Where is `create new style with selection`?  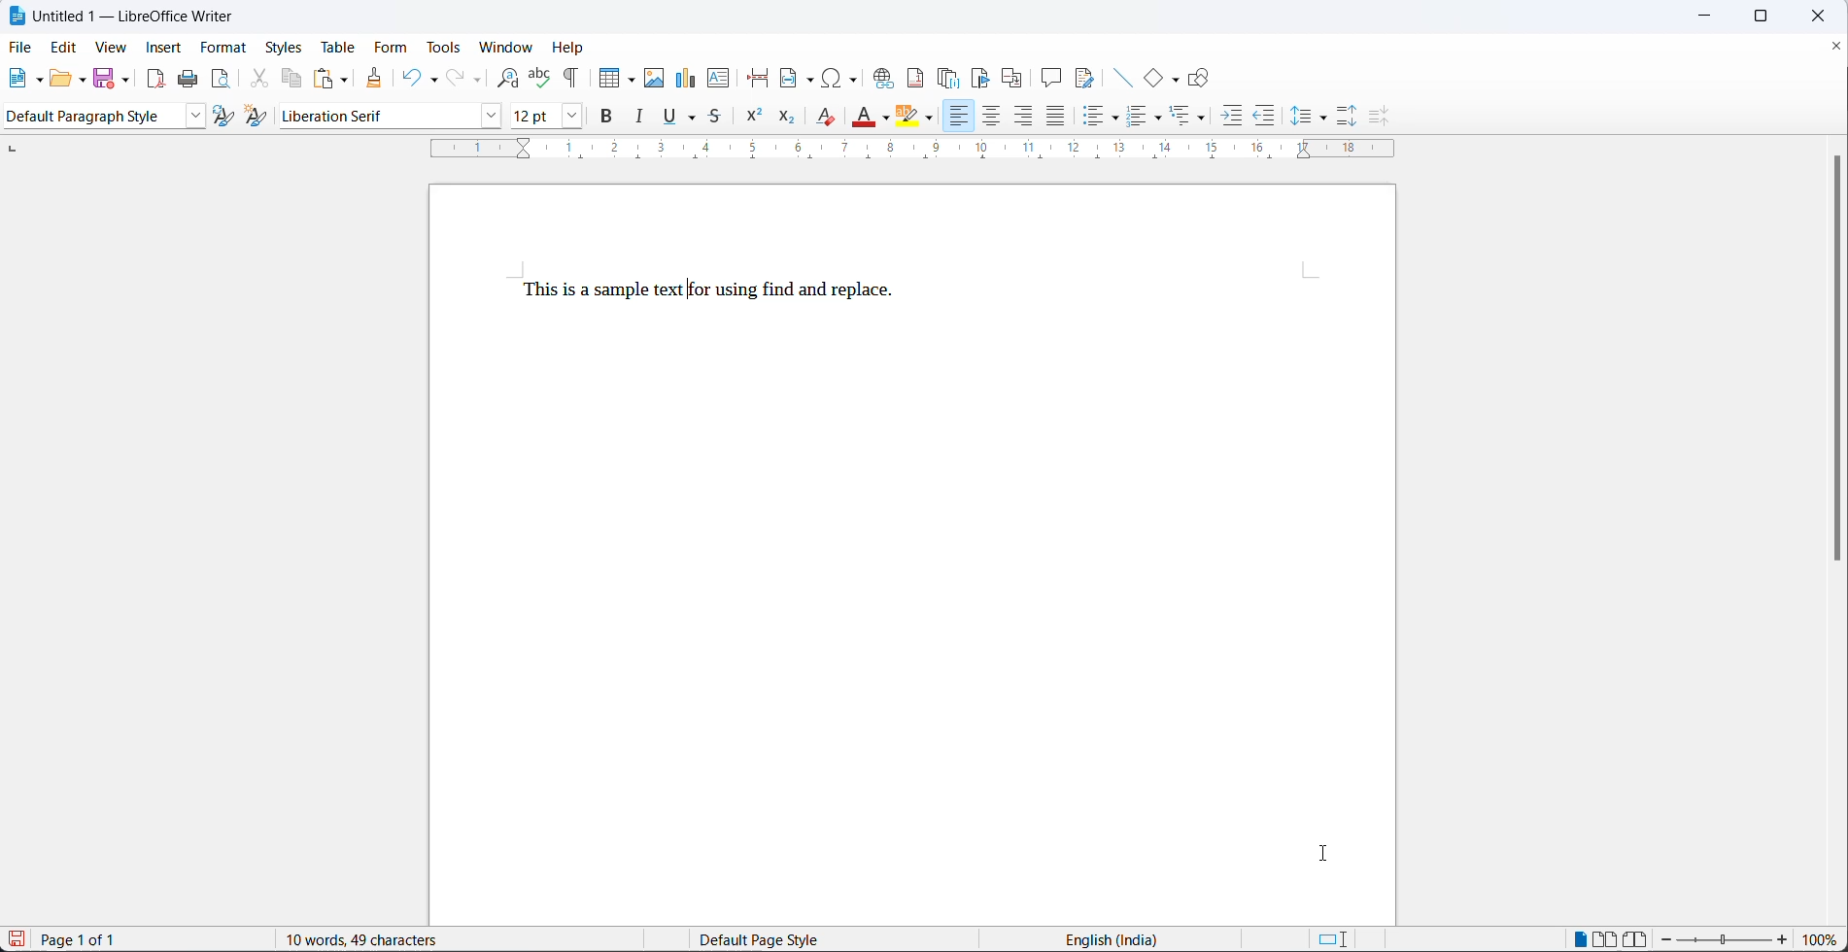 create new style with selection is located at coordinates (259, 116).